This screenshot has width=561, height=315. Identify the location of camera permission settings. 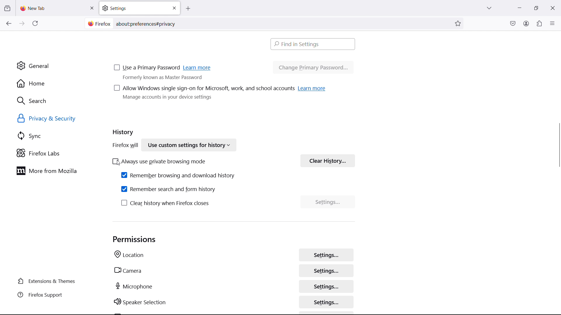
(326, 271).